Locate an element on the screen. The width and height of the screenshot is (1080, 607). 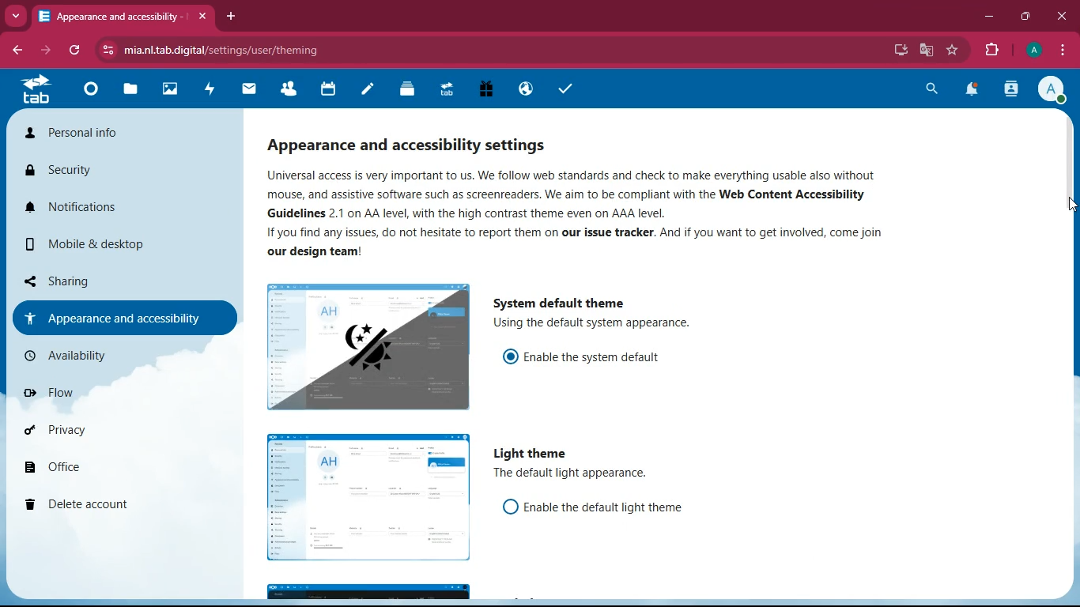
calendar is located at coordinates (326, 91).